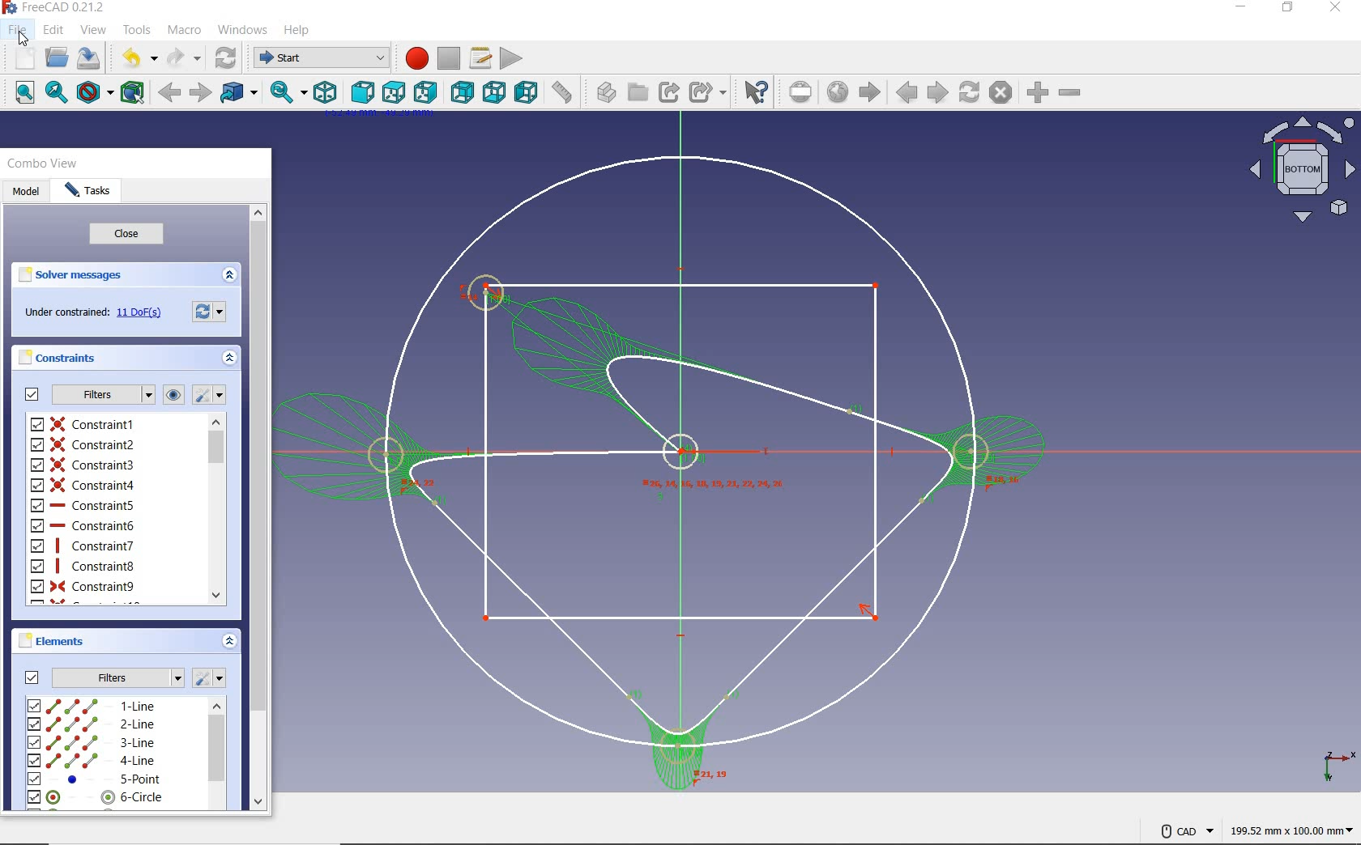  Describe the element at coordinates (95, 94) in the screenshot. I see `draw style` at that location.